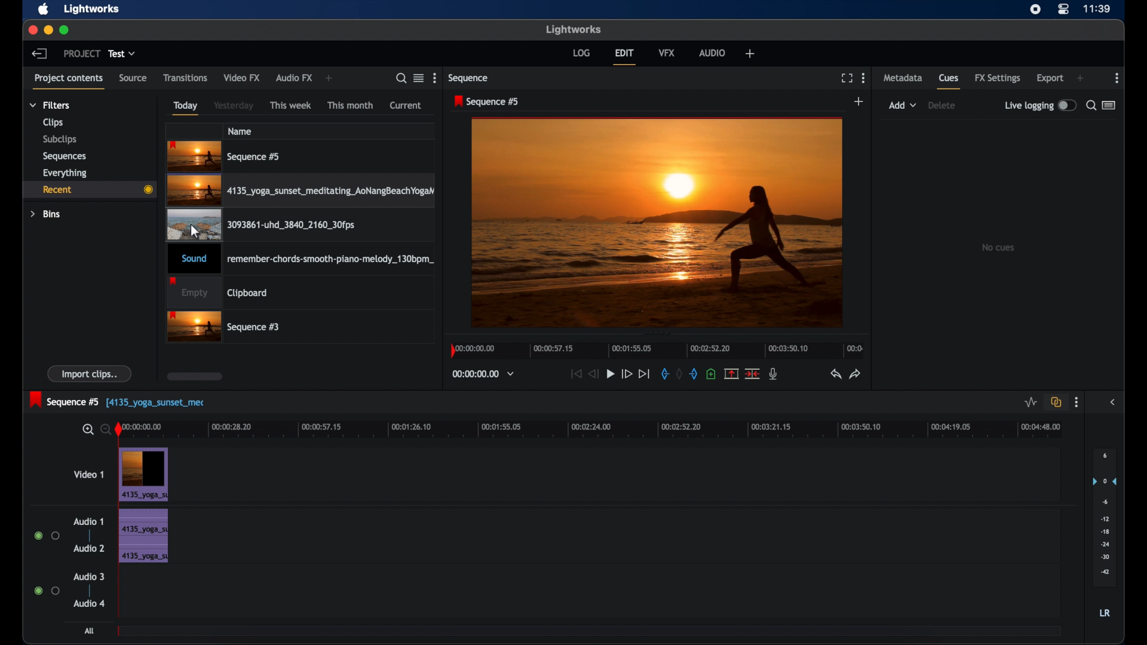  Describe the element at coordinates (1077, 403) in the screenshot. I see `more options` at that location.